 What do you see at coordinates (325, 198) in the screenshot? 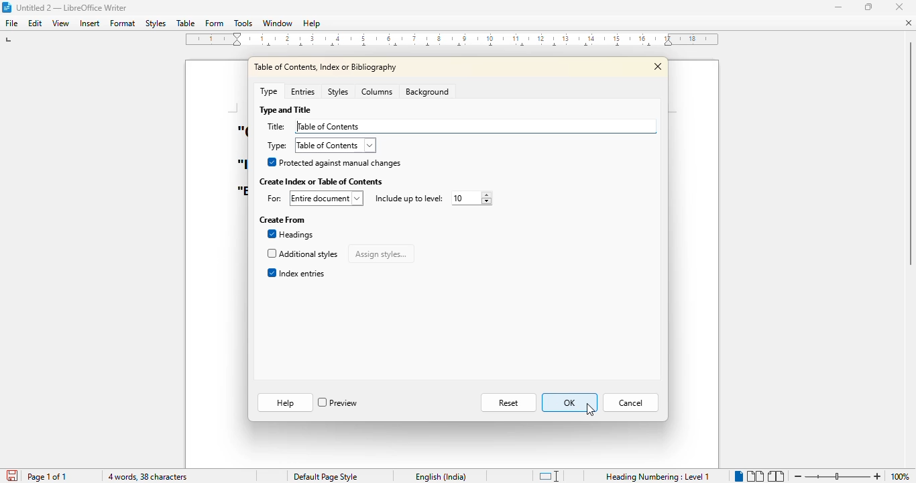
I see `Create index for options` at bounding box center [325, 198].